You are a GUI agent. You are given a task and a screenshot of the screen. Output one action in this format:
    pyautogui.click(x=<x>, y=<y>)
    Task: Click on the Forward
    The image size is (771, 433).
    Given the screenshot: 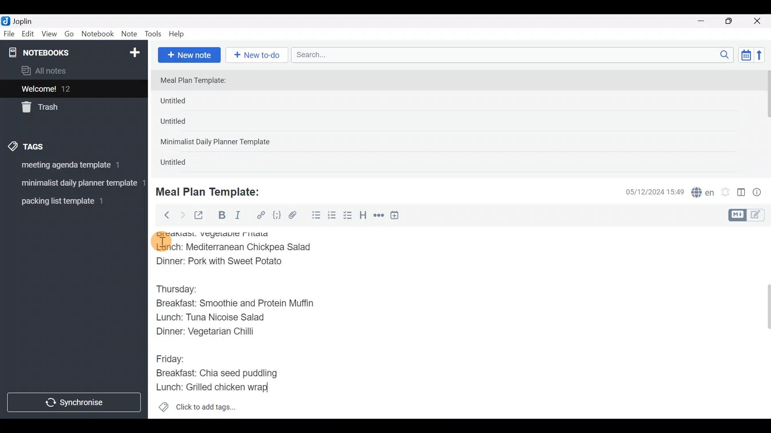 What is the action you would take?
    pyautogui.click(x=182, y=215)
    